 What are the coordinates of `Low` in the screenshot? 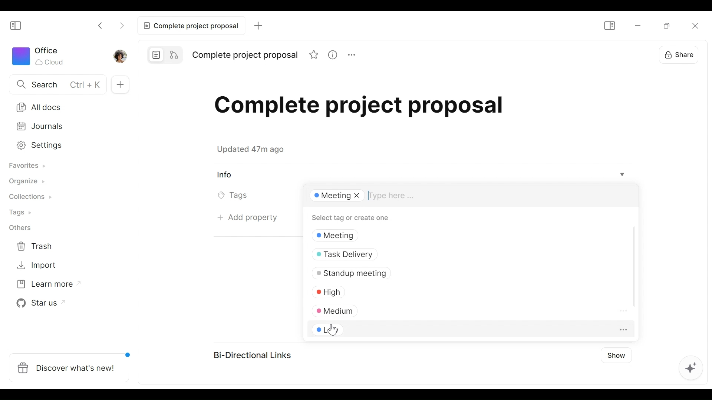 It's located at (358, 328).